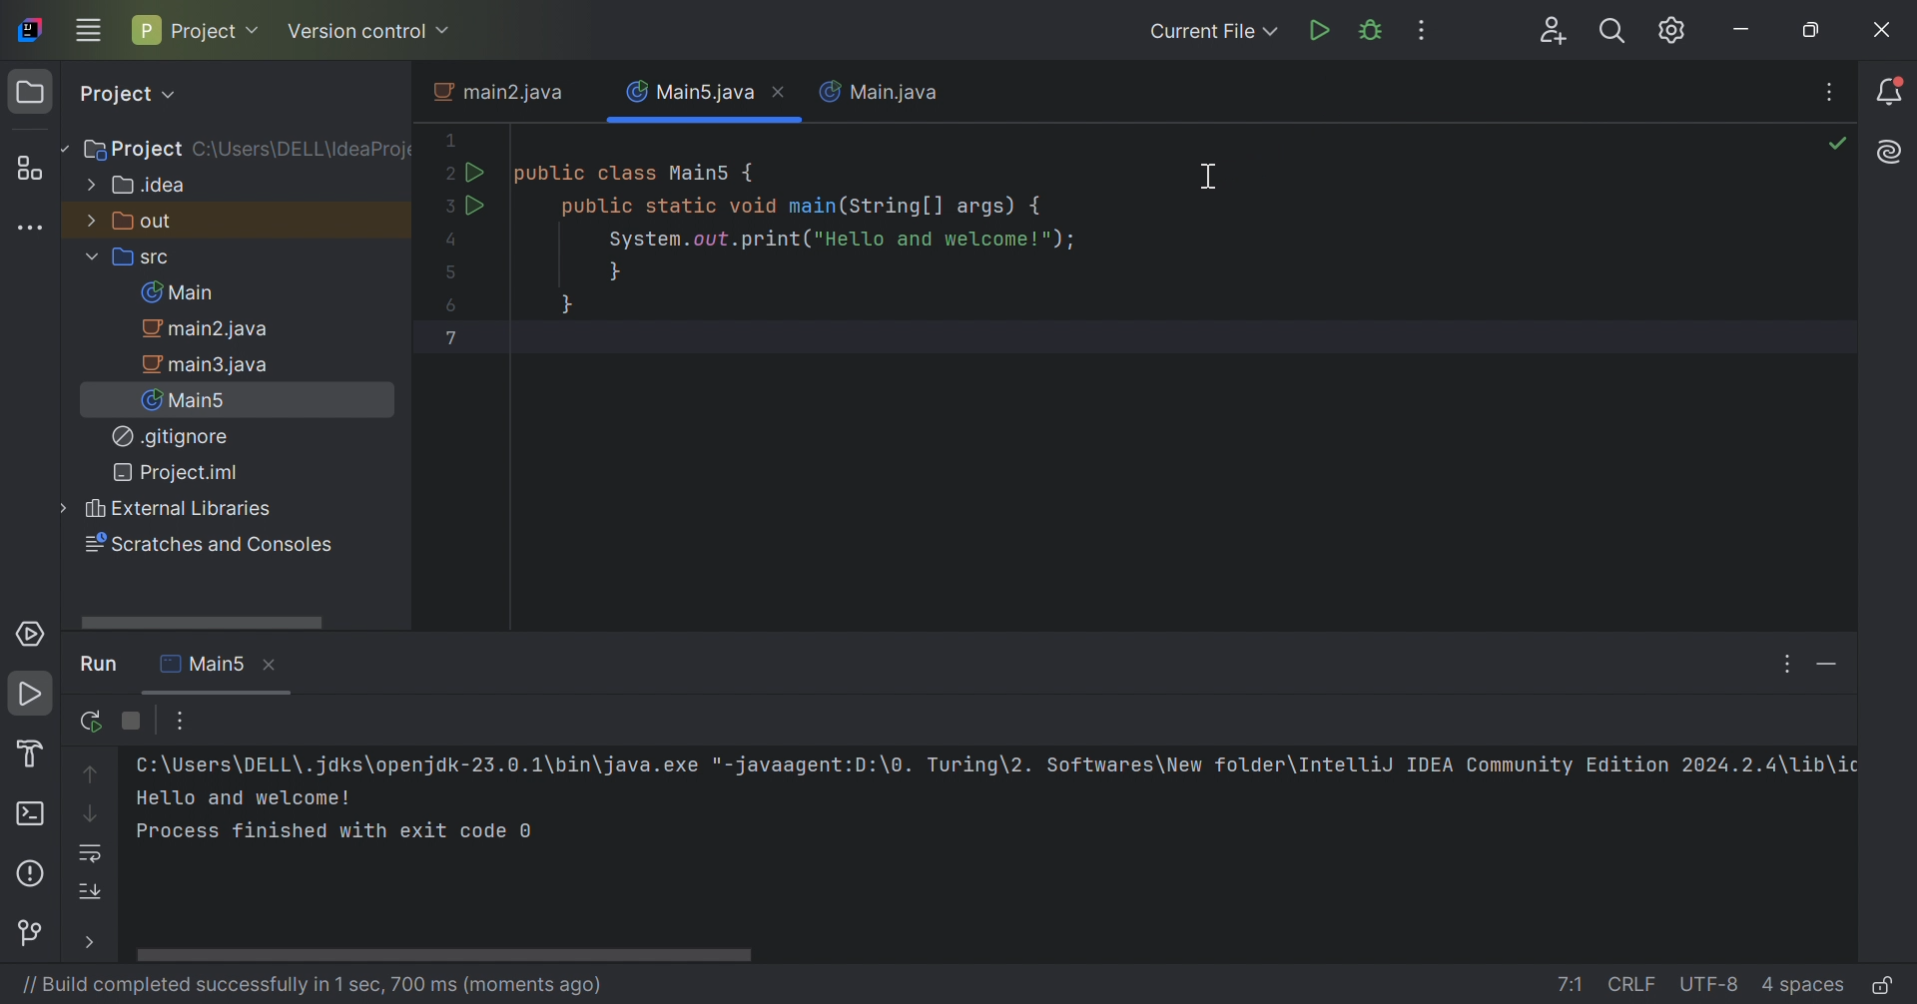 This screenshot has width=1917, height=1004. I want to click on 7, so click(453, 337).